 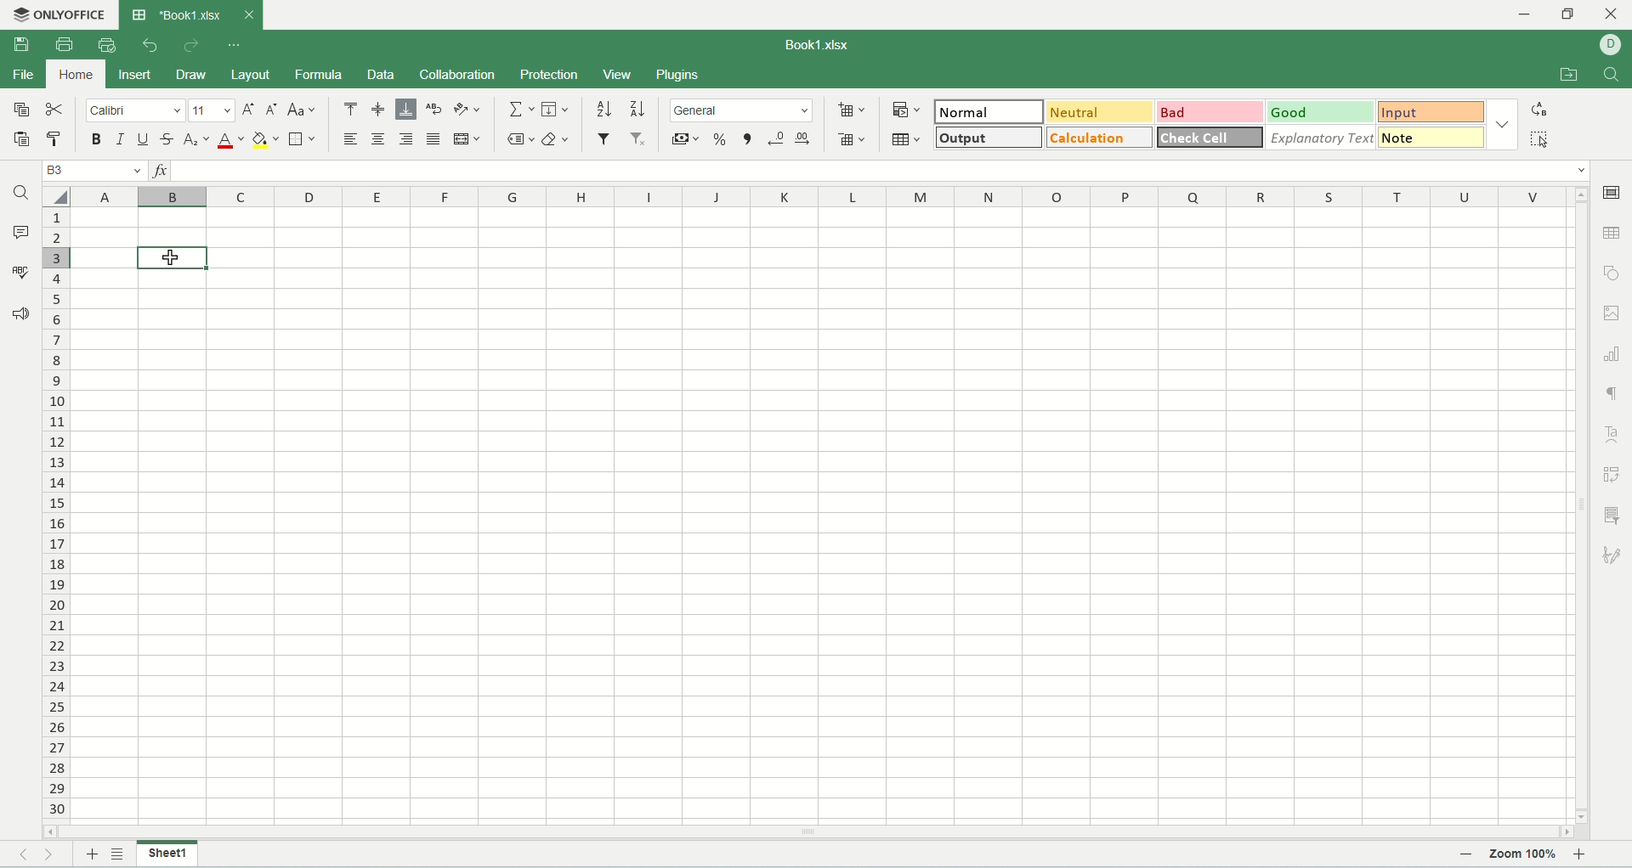 What do you see at coordinates (21, 316) in the screenshot?
I see `support and feedback` at bounding box center [21, 316].